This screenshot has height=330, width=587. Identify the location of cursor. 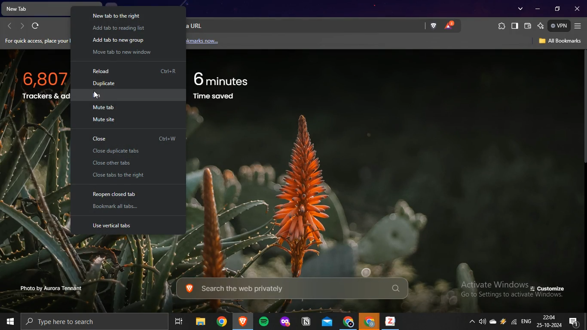
(98, 97).